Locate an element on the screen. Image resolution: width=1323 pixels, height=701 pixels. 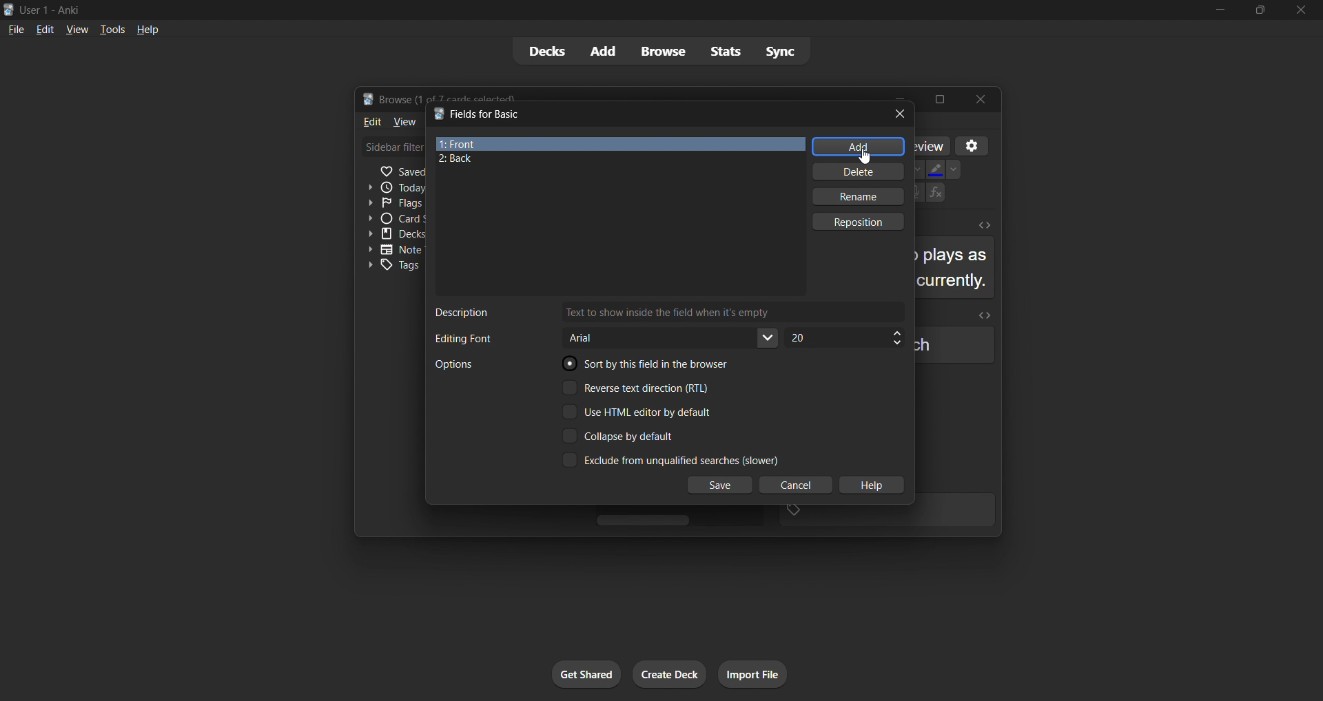
add is located at coordinates (605, 50).